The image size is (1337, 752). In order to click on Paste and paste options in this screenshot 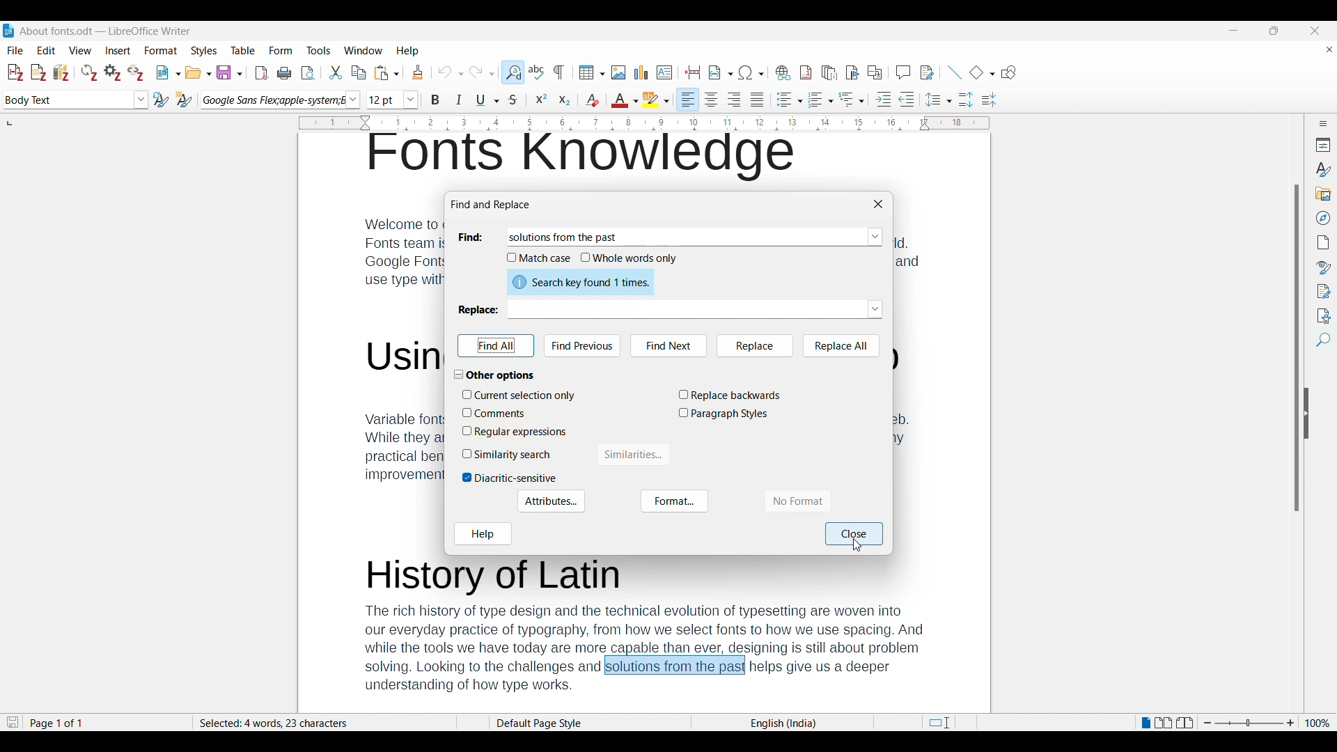, I will do `click(387, 73)`.